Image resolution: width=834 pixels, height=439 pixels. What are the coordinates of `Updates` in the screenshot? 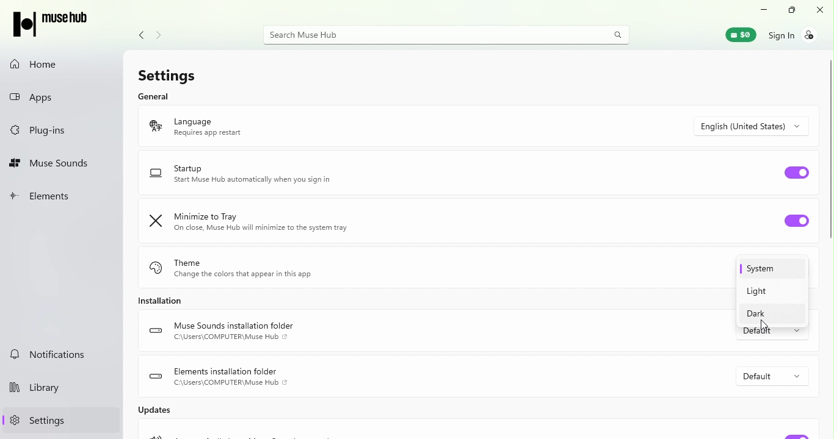 It's located at (161, 413).